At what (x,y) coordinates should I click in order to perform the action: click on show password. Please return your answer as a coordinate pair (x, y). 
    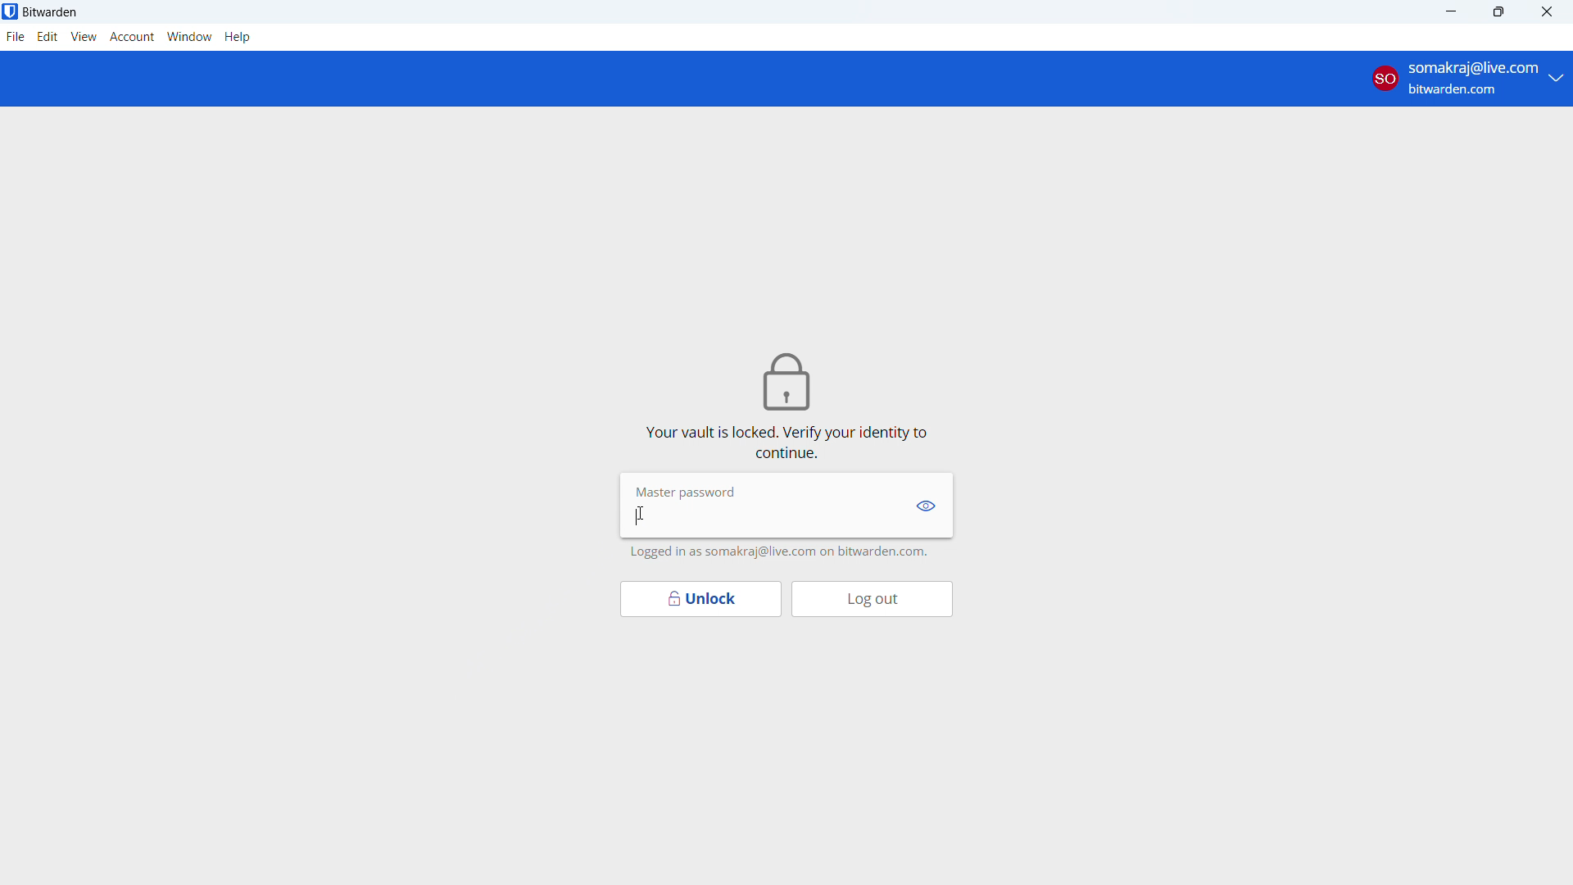
    Looking at the image, I should click on (927, 505).